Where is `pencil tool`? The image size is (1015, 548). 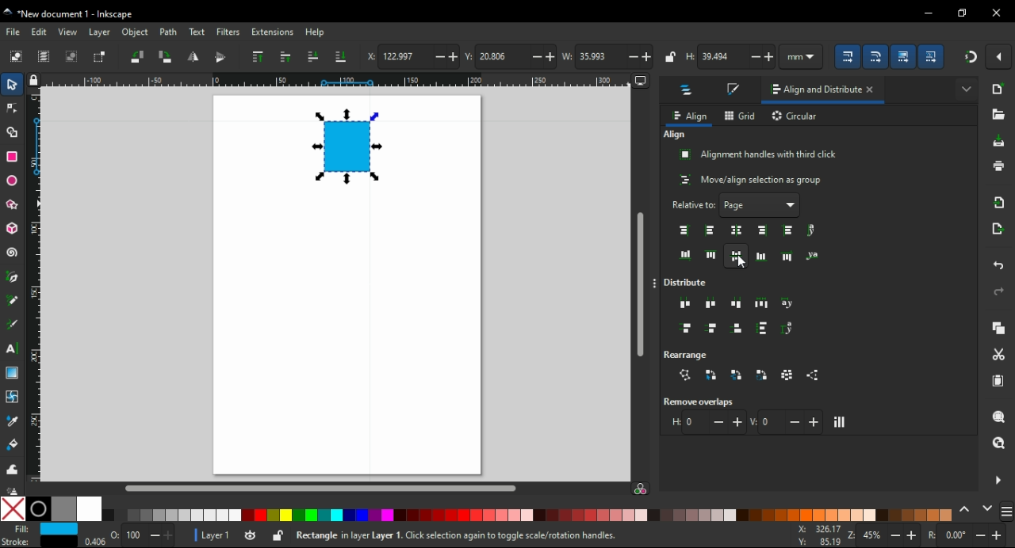 pencil tool is located at coordinates (13, 301).